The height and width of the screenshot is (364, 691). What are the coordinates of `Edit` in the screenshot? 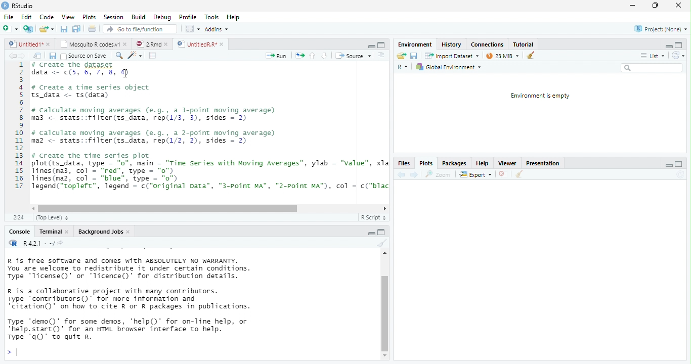 It's located at (26, 17).